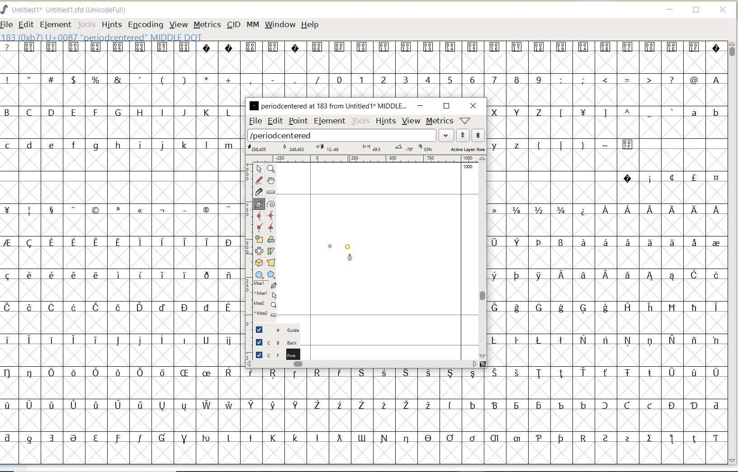 Image resolution: width=738 pixels, height=472 pixels. What do you see at coordinates (608, 283) in the screenshot?
I see `special characters` at bounding box center [608, 283].